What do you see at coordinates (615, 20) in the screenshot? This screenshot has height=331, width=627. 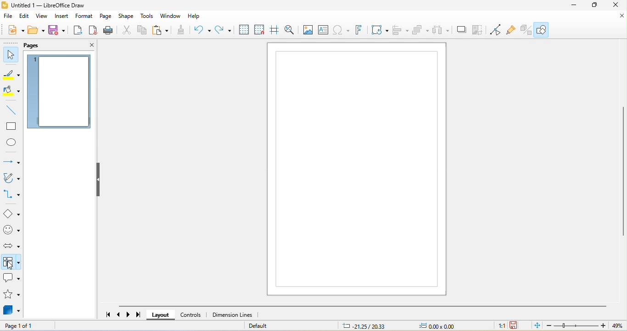 I see `close` at bounding box center [615, 20].